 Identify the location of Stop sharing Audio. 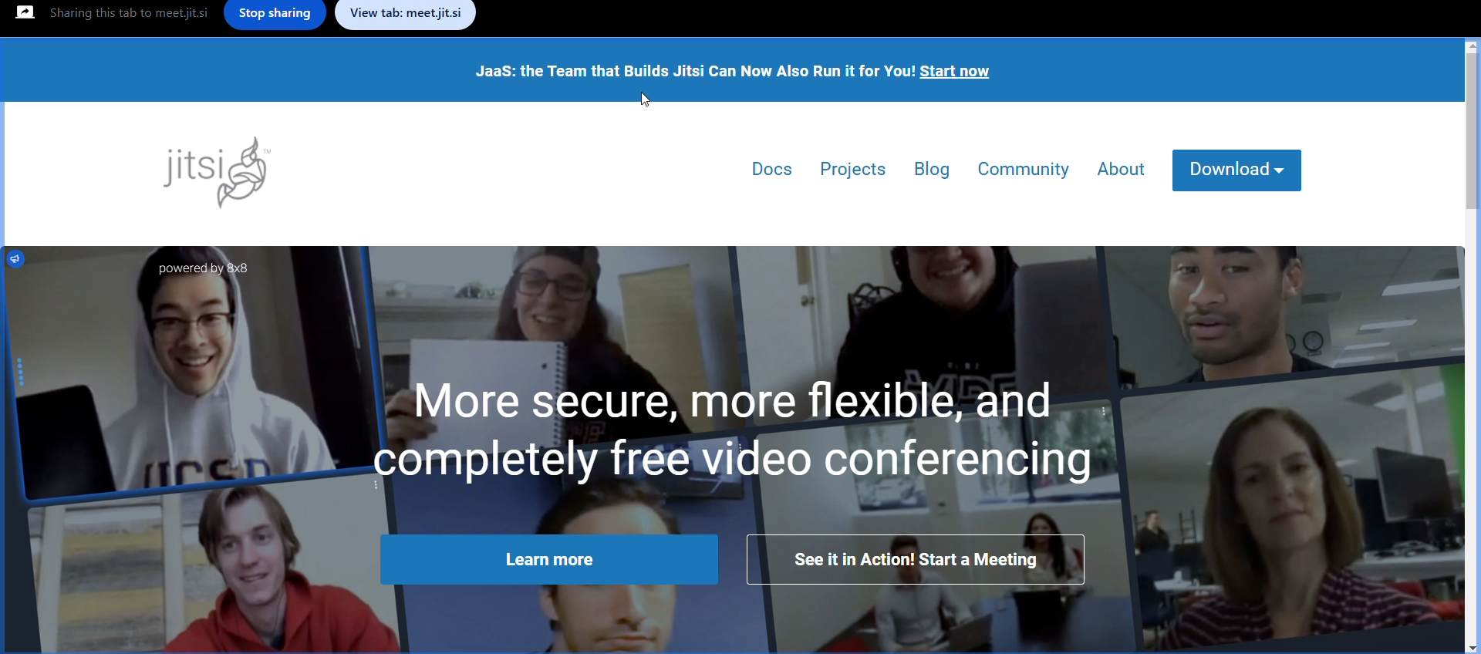
(273, 19).